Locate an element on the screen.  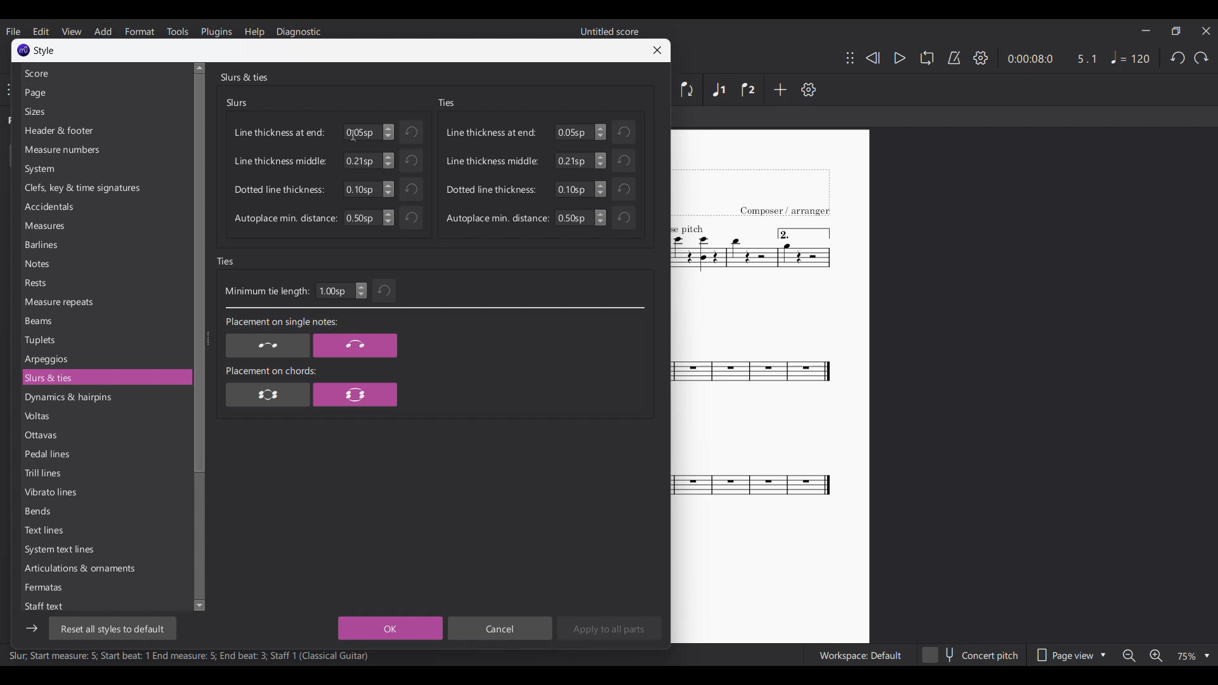
Undo is located at coordinates (385, 290).